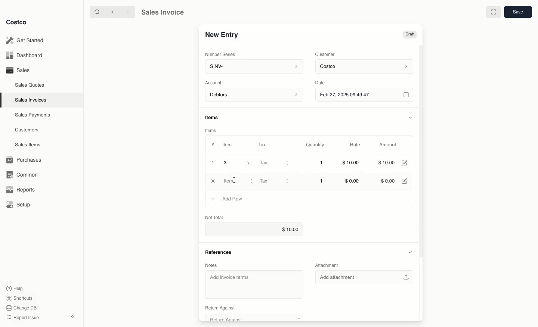 The width and height of the screenshot is (538, 327). What do you see at coordinates (212, 131) in the screenshot?
I see `Items` at bounding box center [212, 131].